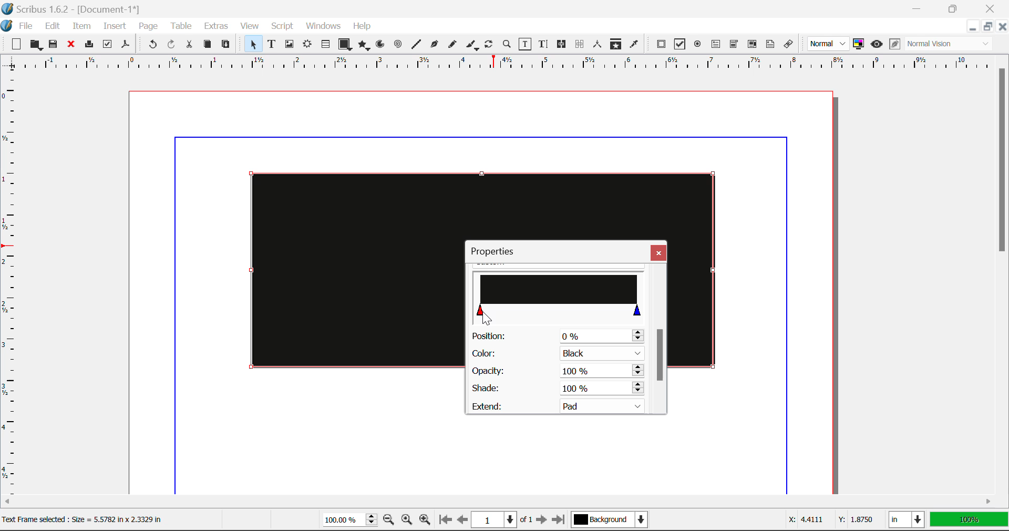 This screenshot has width=1009, height=531. What do you see at coordinates (679, 44) in the screenshot?
I see `PDF Checkbox` at bounding box center [679, 44].